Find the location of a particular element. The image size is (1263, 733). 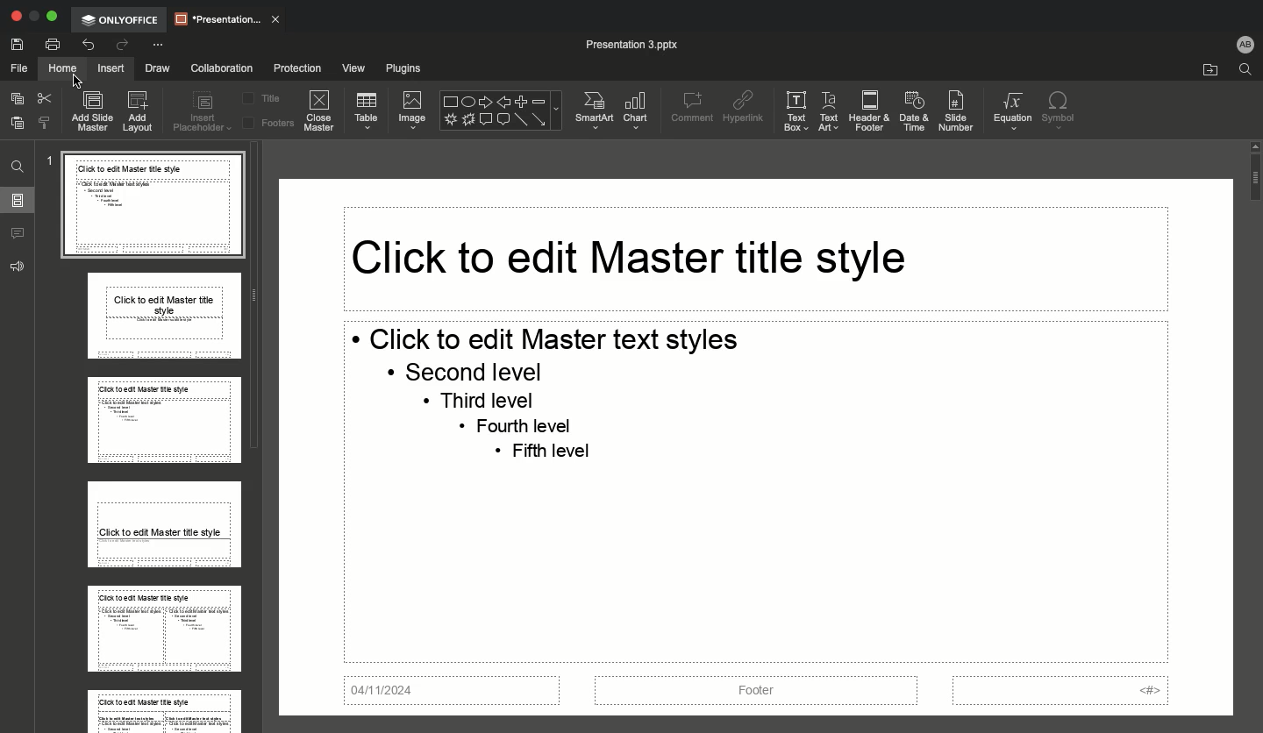

Right arrow is located at coordinates (485, 99).